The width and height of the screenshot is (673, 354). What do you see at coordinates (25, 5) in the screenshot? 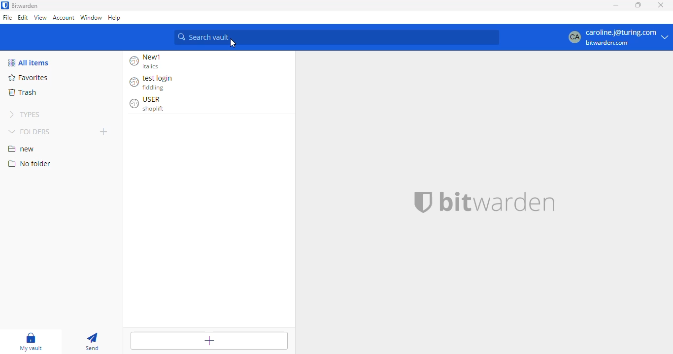
I see `bitwarden` at bounding box center [25, 5].